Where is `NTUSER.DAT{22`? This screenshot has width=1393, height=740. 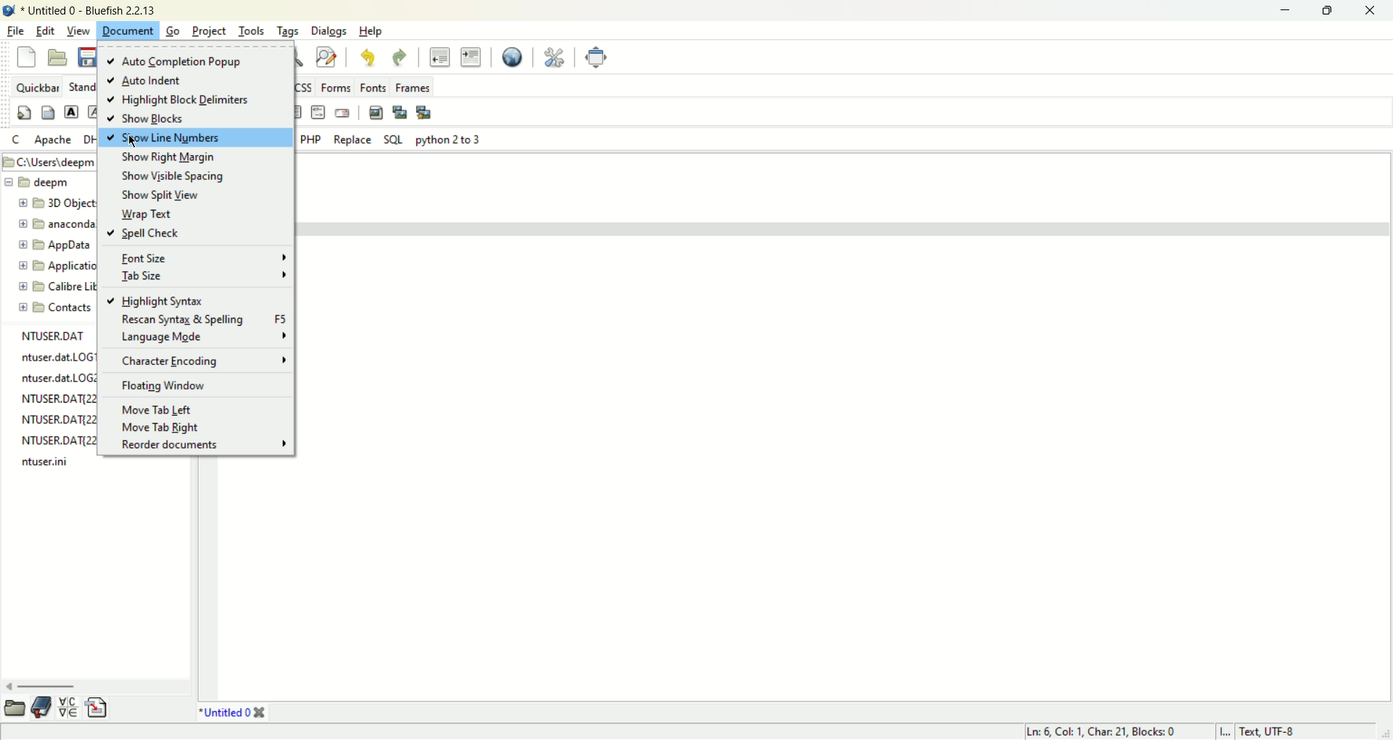 NTUSER.DAT{22 is located at coordinates (57, 419).